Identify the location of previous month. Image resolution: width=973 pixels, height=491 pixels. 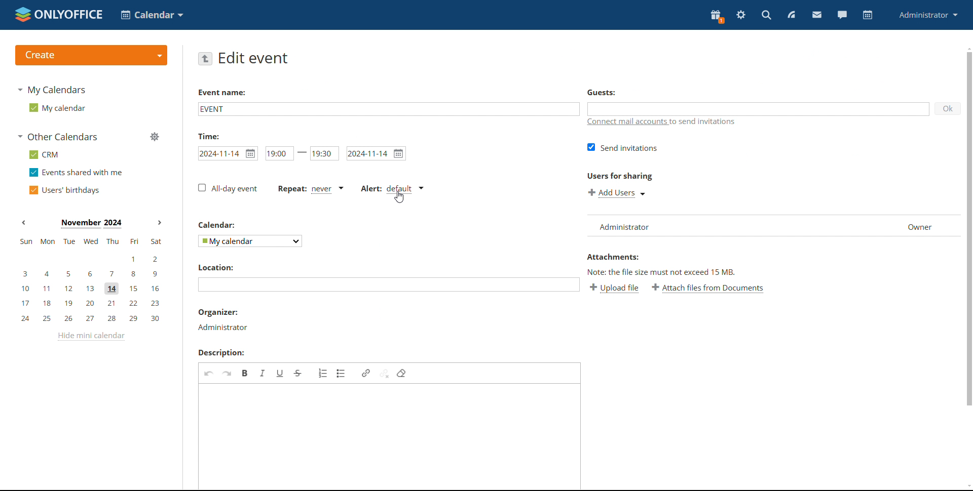
(24, 222).